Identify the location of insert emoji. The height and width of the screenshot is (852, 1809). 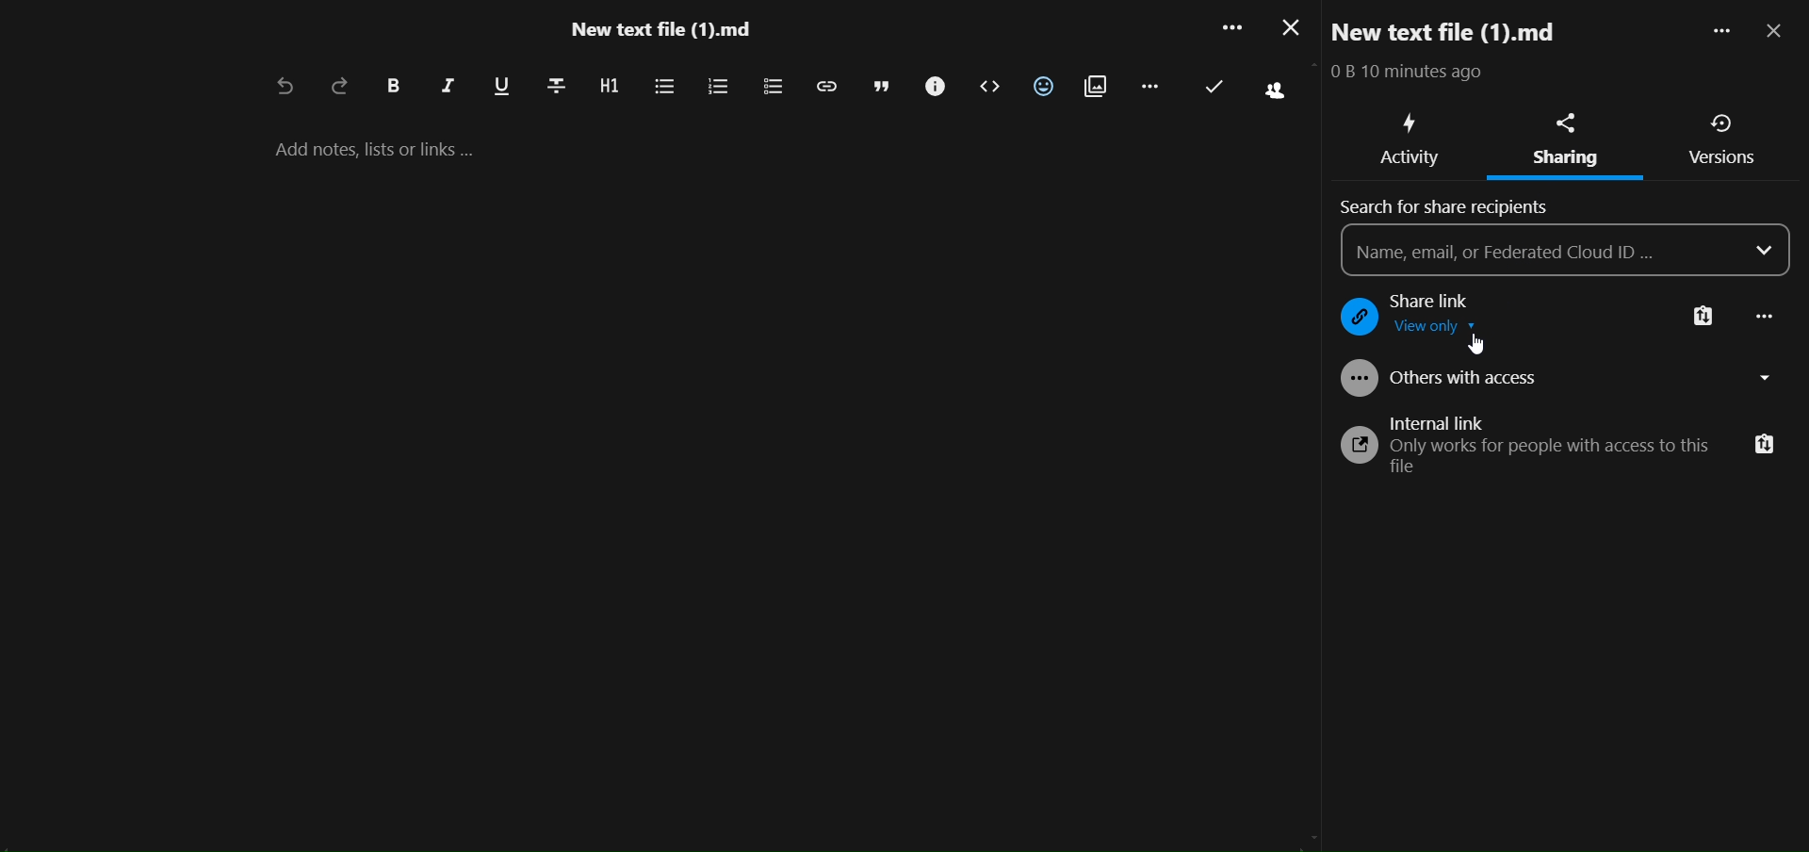
(1043, 86).